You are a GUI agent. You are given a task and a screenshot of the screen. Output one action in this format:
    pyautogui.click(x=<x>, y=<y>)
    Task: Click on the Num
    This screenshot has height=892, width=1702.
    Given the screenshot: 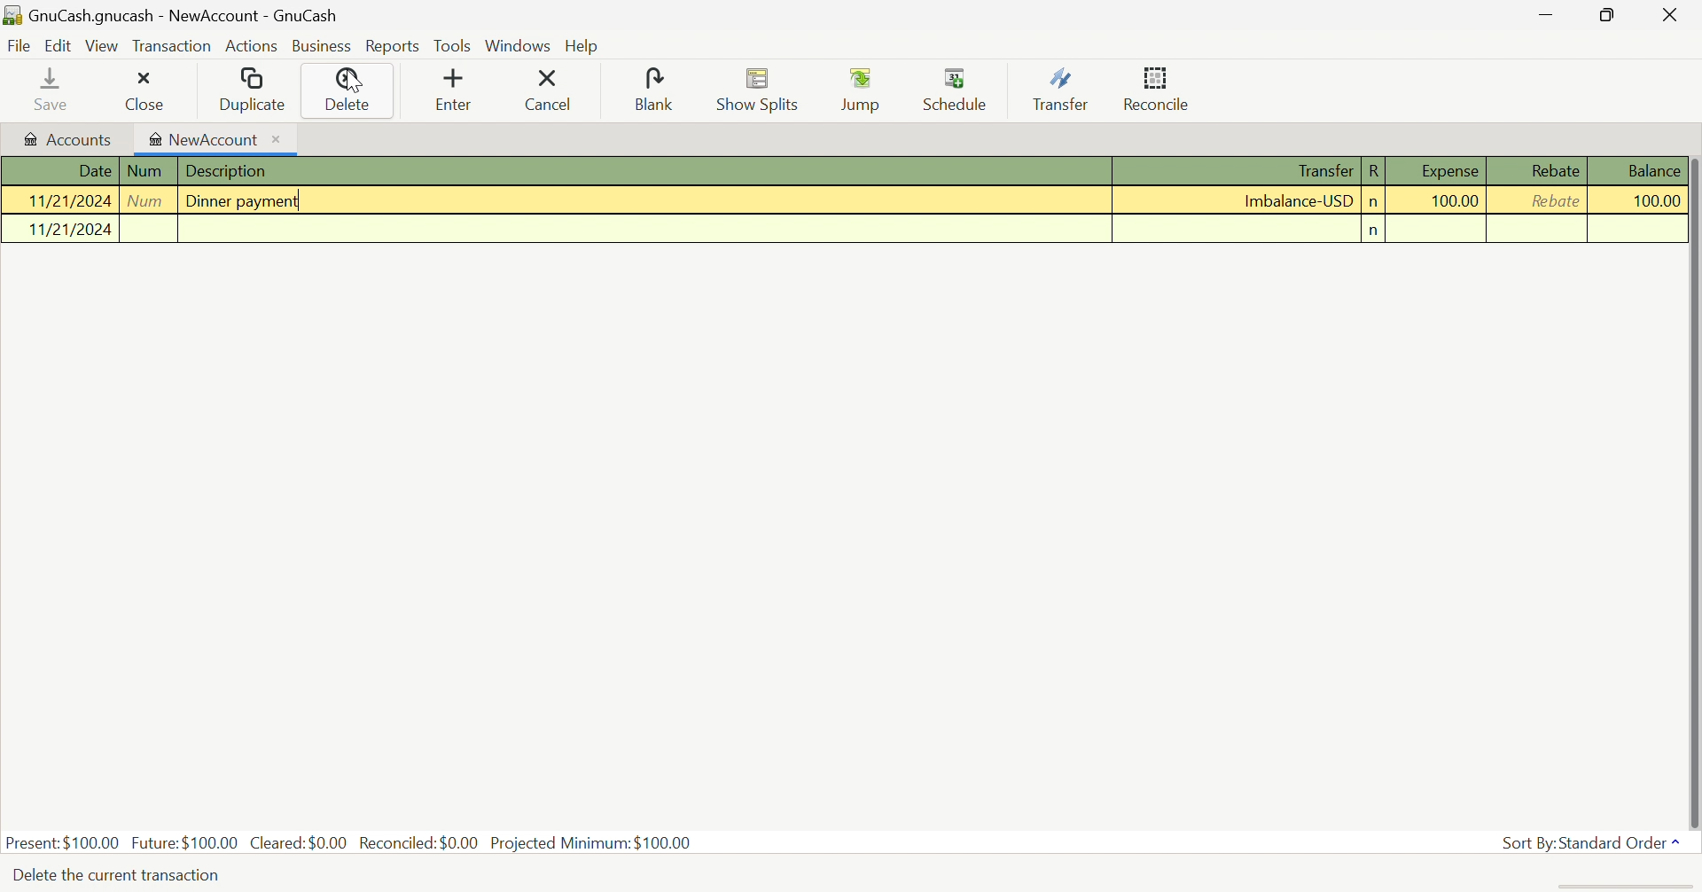 What is the action you would take?
    pyautogui.click(x=147, y=200)
    